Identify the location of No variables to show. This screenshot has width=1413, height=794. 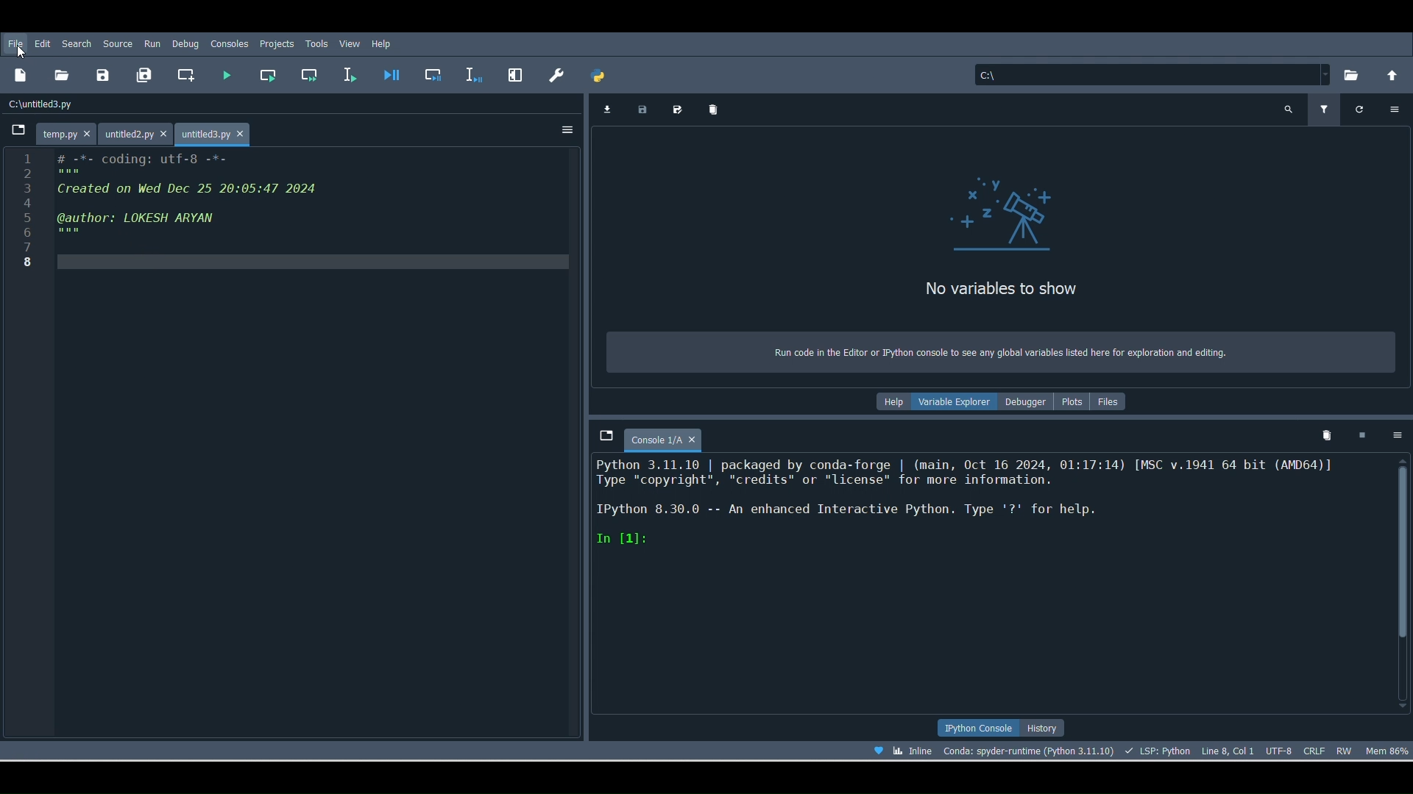
(1008, 288).